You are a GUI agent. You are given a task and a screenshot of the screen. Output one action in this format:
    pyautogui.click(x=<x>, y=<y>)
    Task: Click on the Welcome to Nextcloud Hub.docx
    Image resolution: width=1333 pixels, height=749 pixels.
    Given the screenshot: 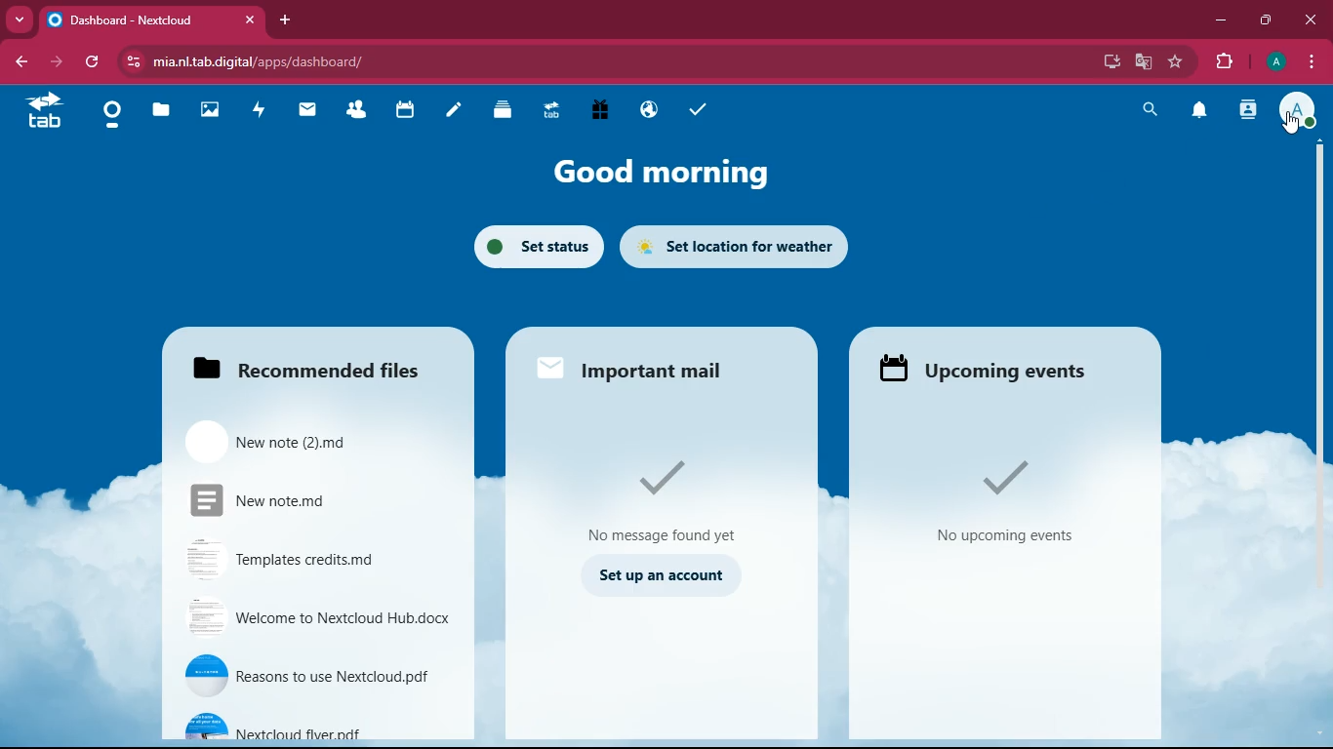 What is the action you would take?
    pyautogui.click(x=320, y=620)
    